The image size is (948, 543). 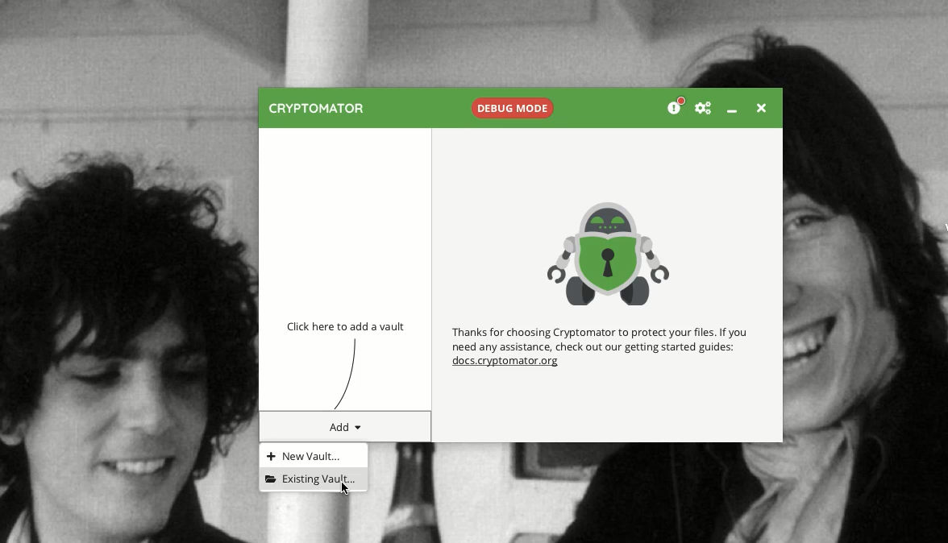 I want to click on Existing vault, so click(x=311, y=477).